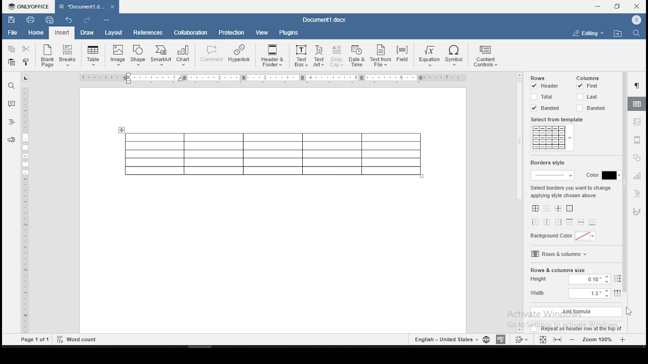 Image resolution: width=648 pixels, height=364 pixels. What do you see at coordinates (183, 57) in the screenshot?
I see `Chart` at bounding box center [183, 57].